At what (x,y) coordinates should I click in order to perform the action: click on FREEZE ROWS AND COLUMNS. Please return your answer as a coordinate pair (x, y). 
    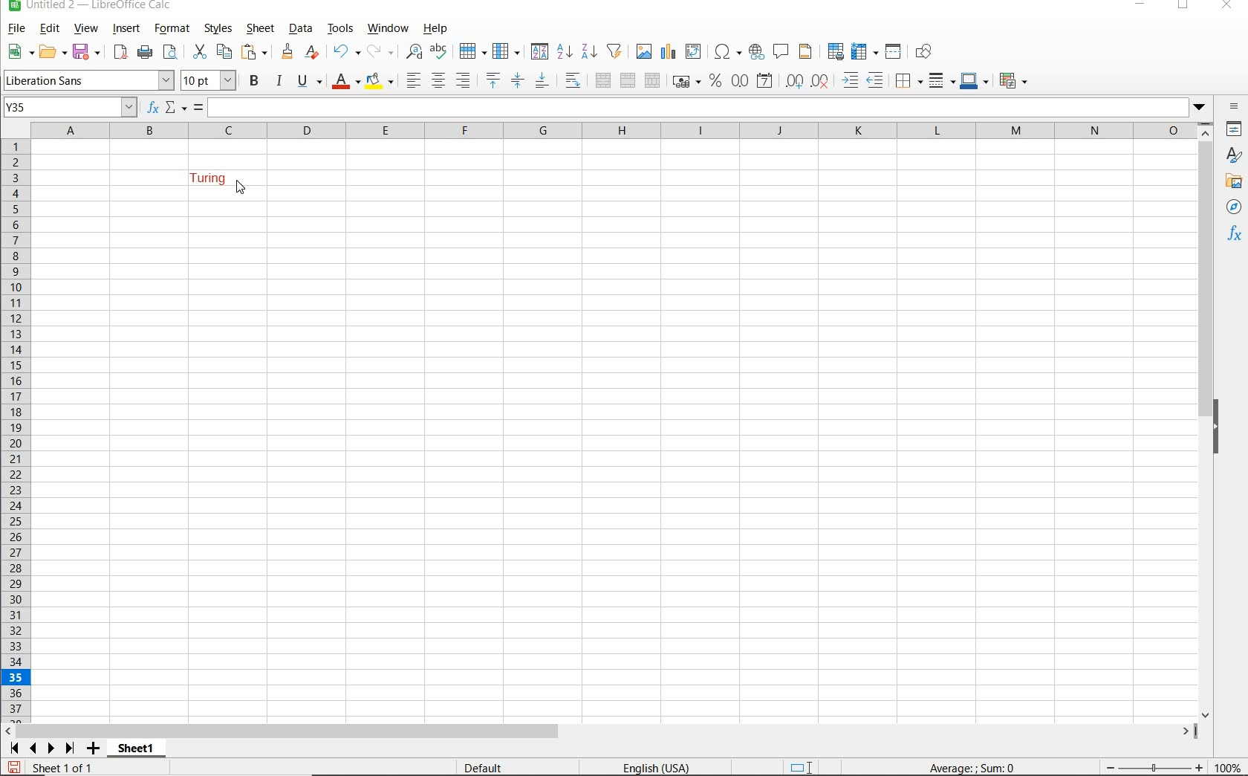
    Looking at the image, I should click on (864, 54).